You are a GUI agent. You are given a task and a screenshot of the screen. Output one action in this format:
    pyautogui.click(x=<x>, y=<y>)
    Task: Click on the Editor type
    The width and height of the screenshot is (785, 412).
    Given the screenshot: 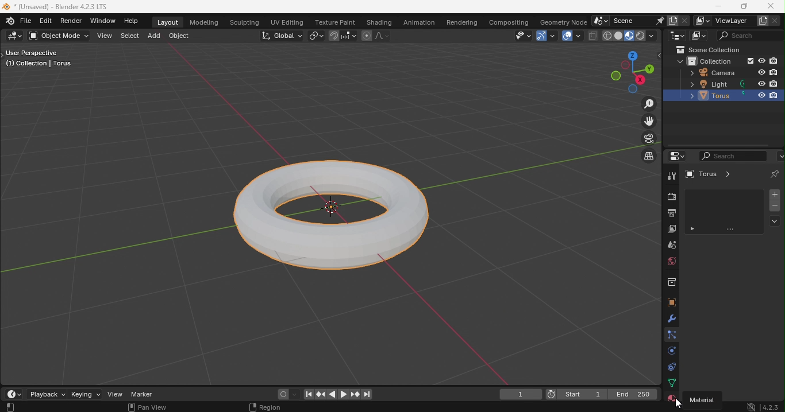 What is the action you would take?
    pyautogui.click(x=14, y=394)
    